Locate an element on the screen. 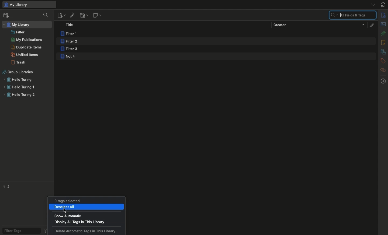 This screenshot has width=388, height=235. Tags is located at coordinates (383, 61).